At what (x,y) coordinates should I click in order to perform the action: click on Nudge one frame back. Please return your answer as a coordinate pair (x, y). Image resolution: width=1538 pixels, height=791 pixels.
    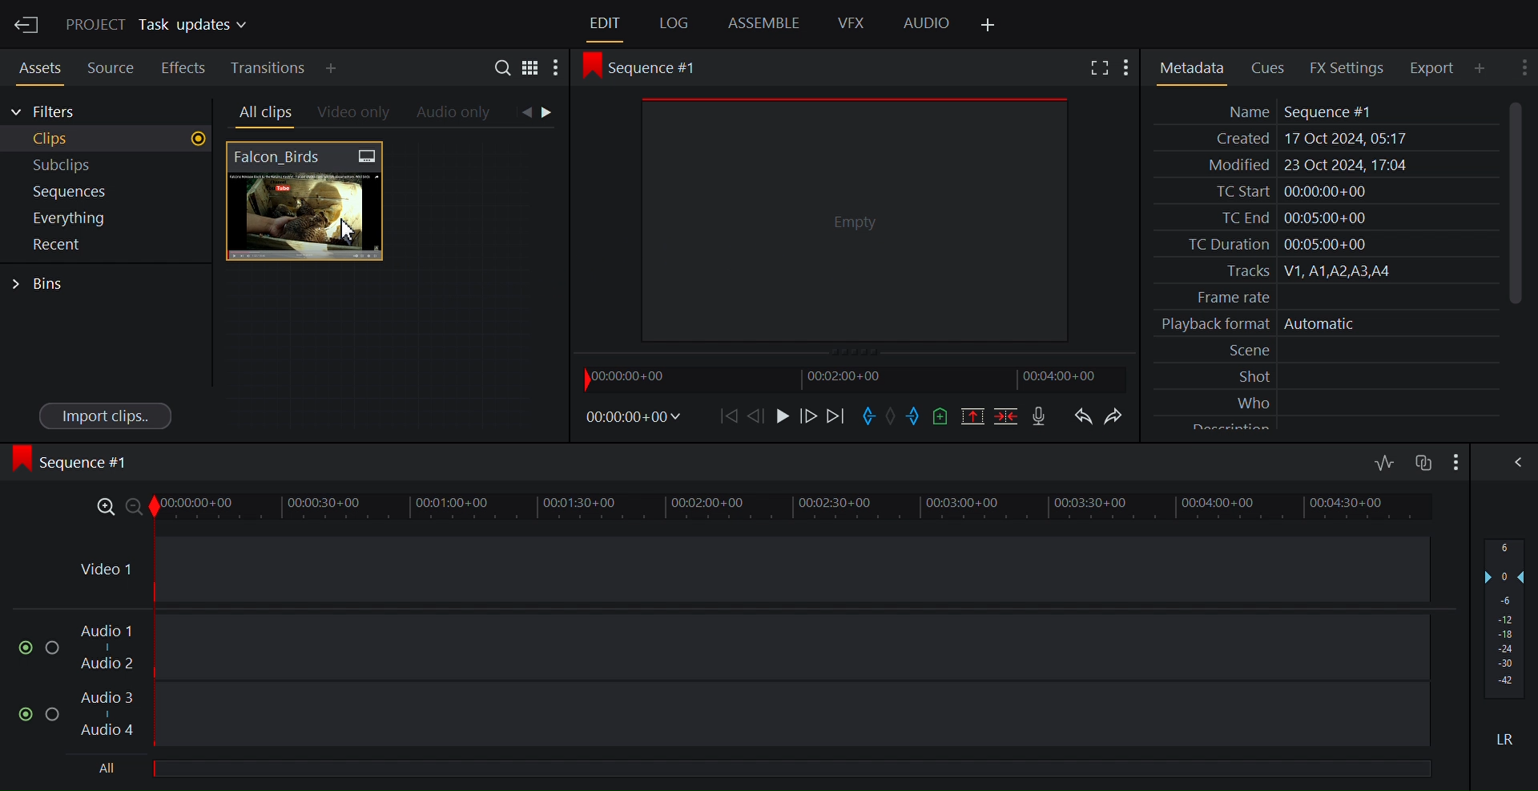
    Looking at the image, I should click on (809, 418).